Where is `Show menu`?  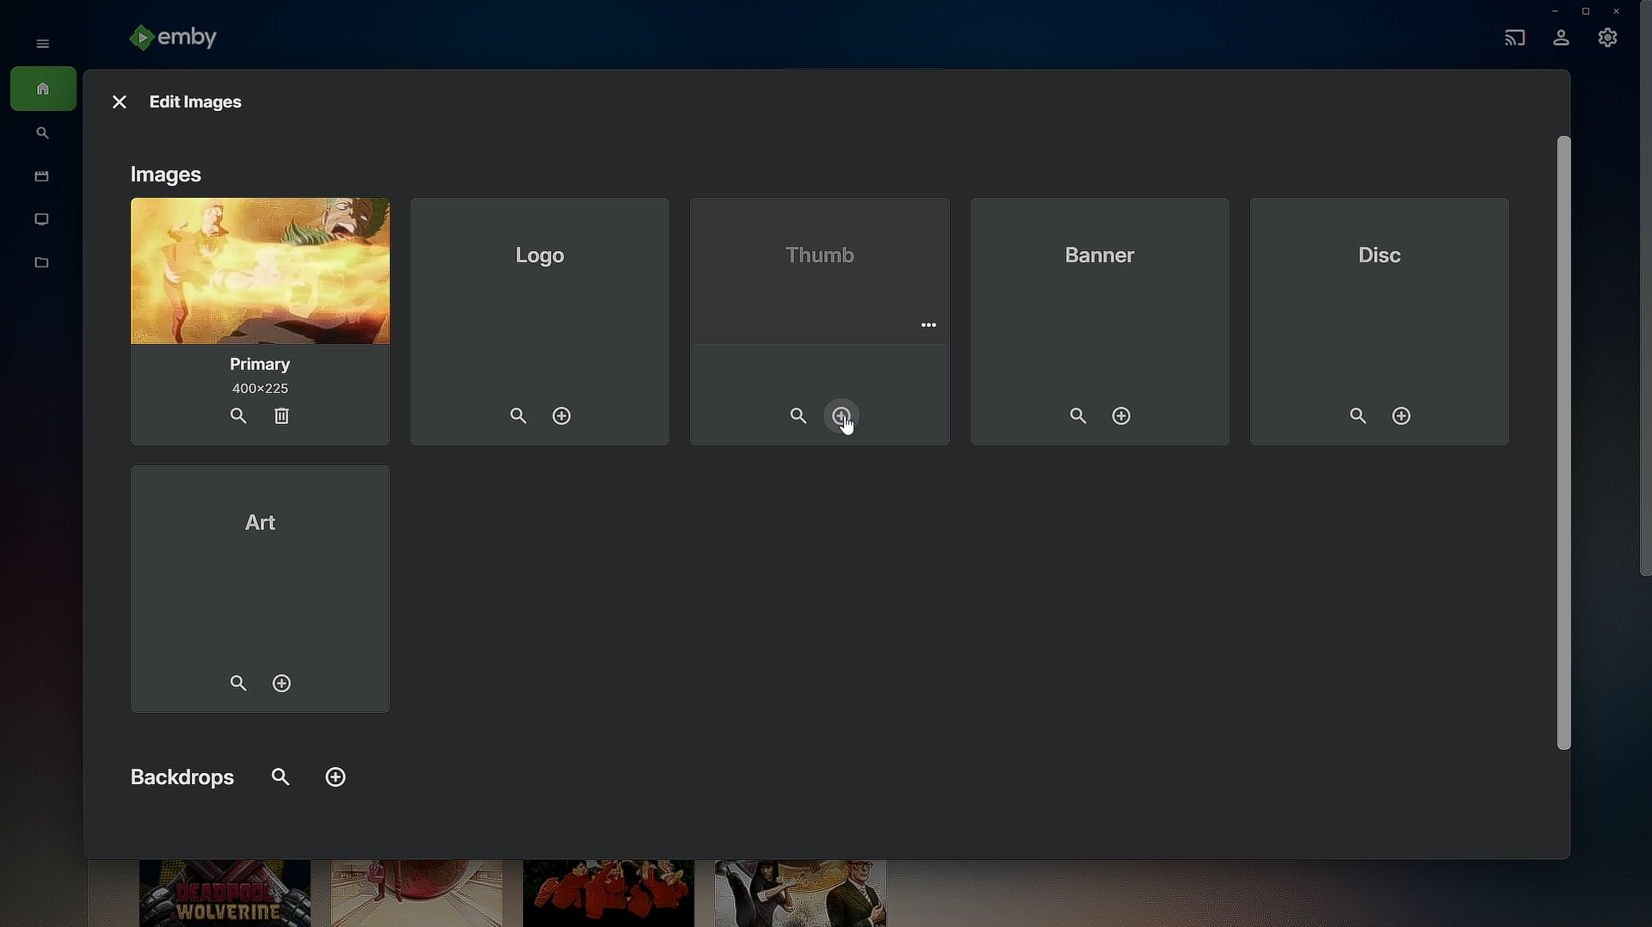
Show menu is located at coordinates (37, 42).